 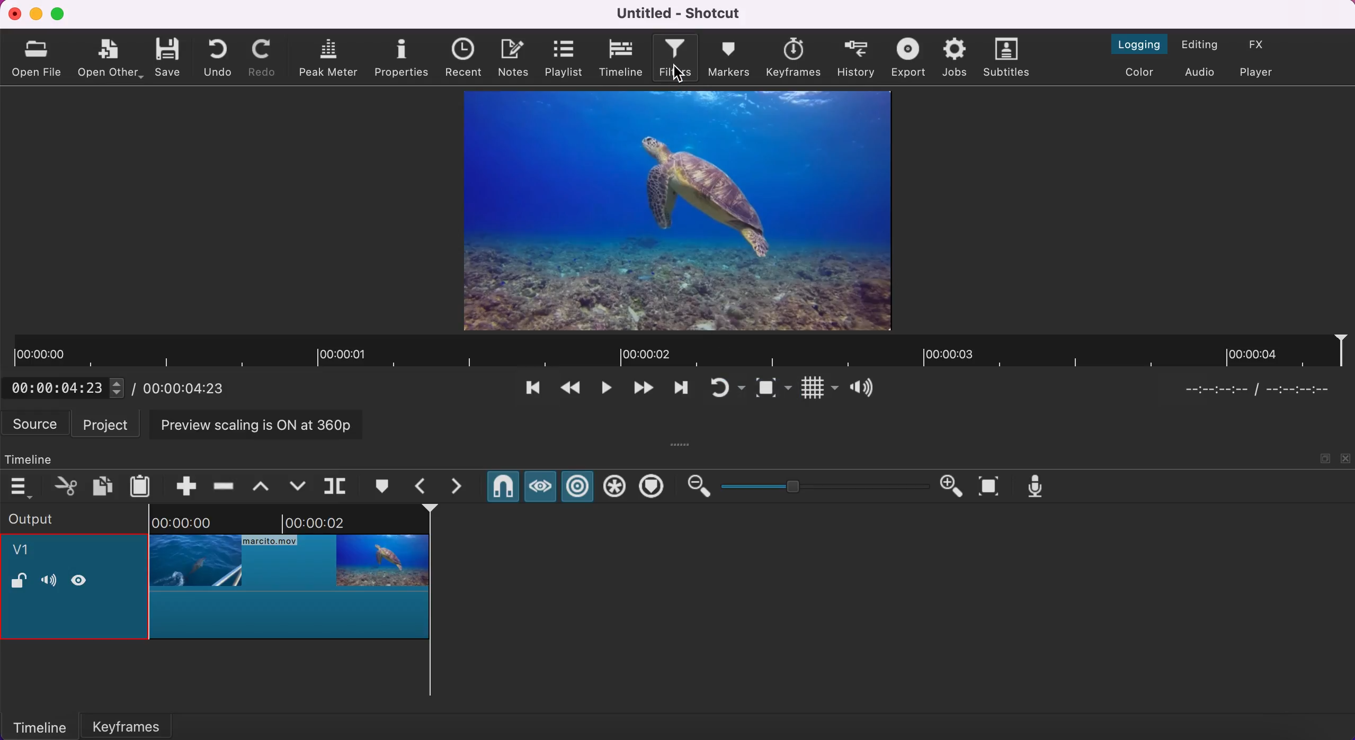 What do you see at coordinates (67, 485) in the screenshot?
I see `cut` at bounding box center [67, 485].